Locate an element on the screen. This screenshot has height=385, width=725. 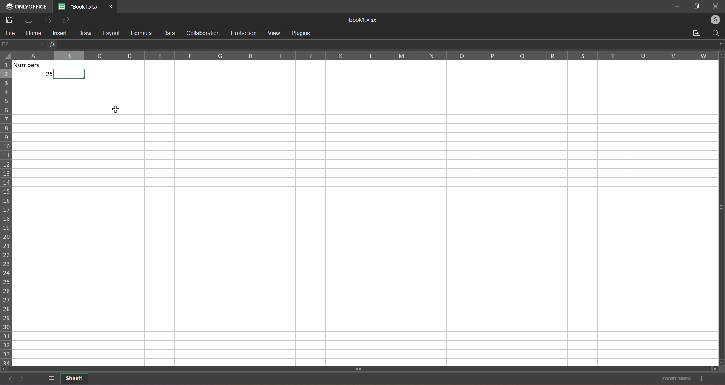
print is located at coordinates (28, 19).